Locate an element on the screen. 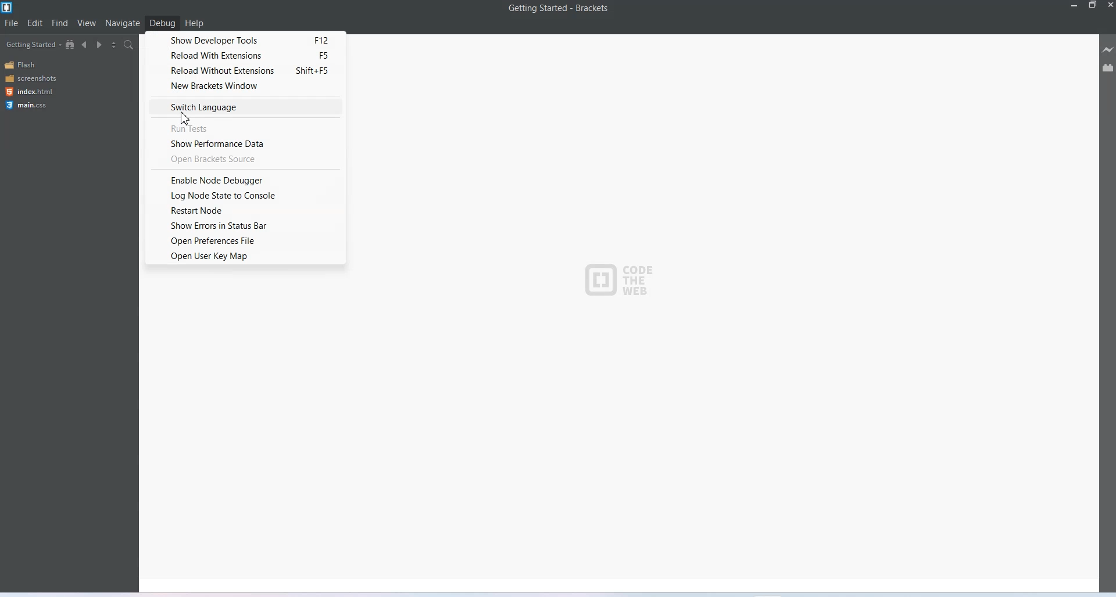  Show errors in status bar is located at coordinates (246, 226).